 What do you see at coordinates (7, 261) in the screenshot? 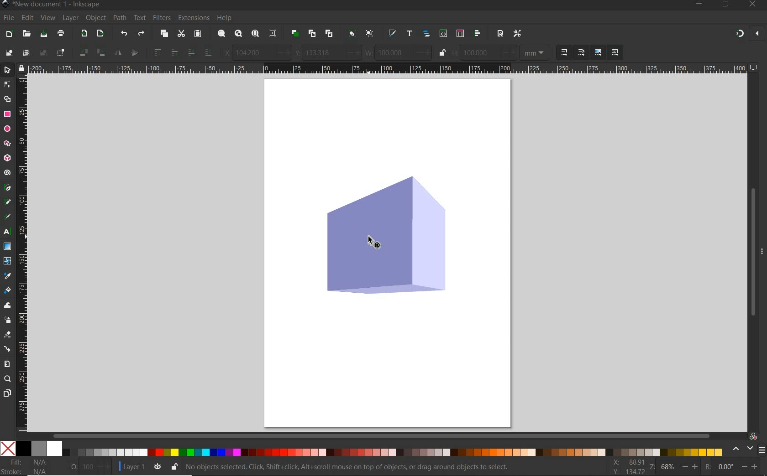
I see `MESH TOOL` at bounding box center [7, 261].